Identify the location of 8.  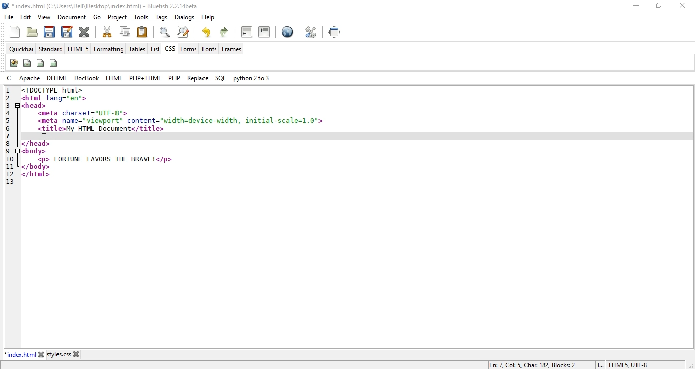
(8, 143).